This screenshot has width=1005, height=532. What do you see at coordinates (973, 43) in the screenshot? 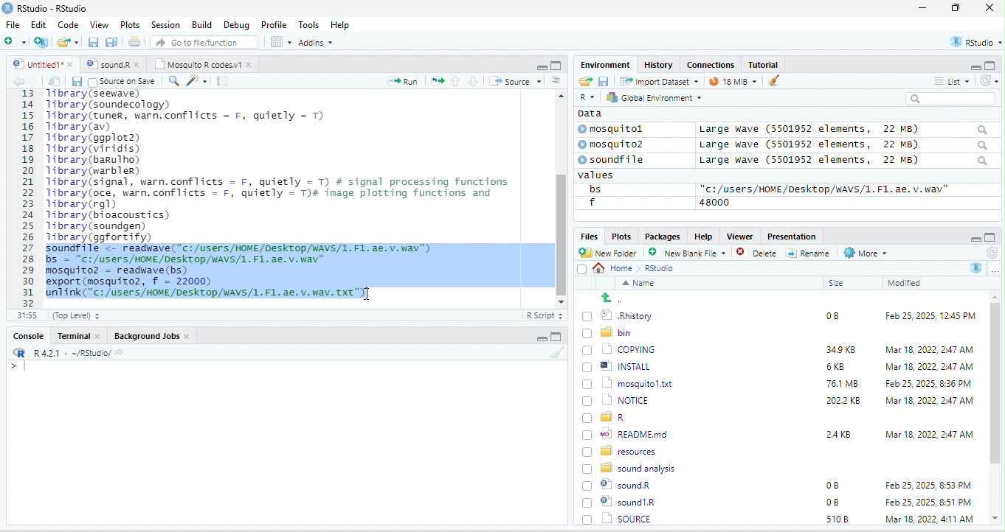
I see `rstudio` at bounding box center [973, 43].